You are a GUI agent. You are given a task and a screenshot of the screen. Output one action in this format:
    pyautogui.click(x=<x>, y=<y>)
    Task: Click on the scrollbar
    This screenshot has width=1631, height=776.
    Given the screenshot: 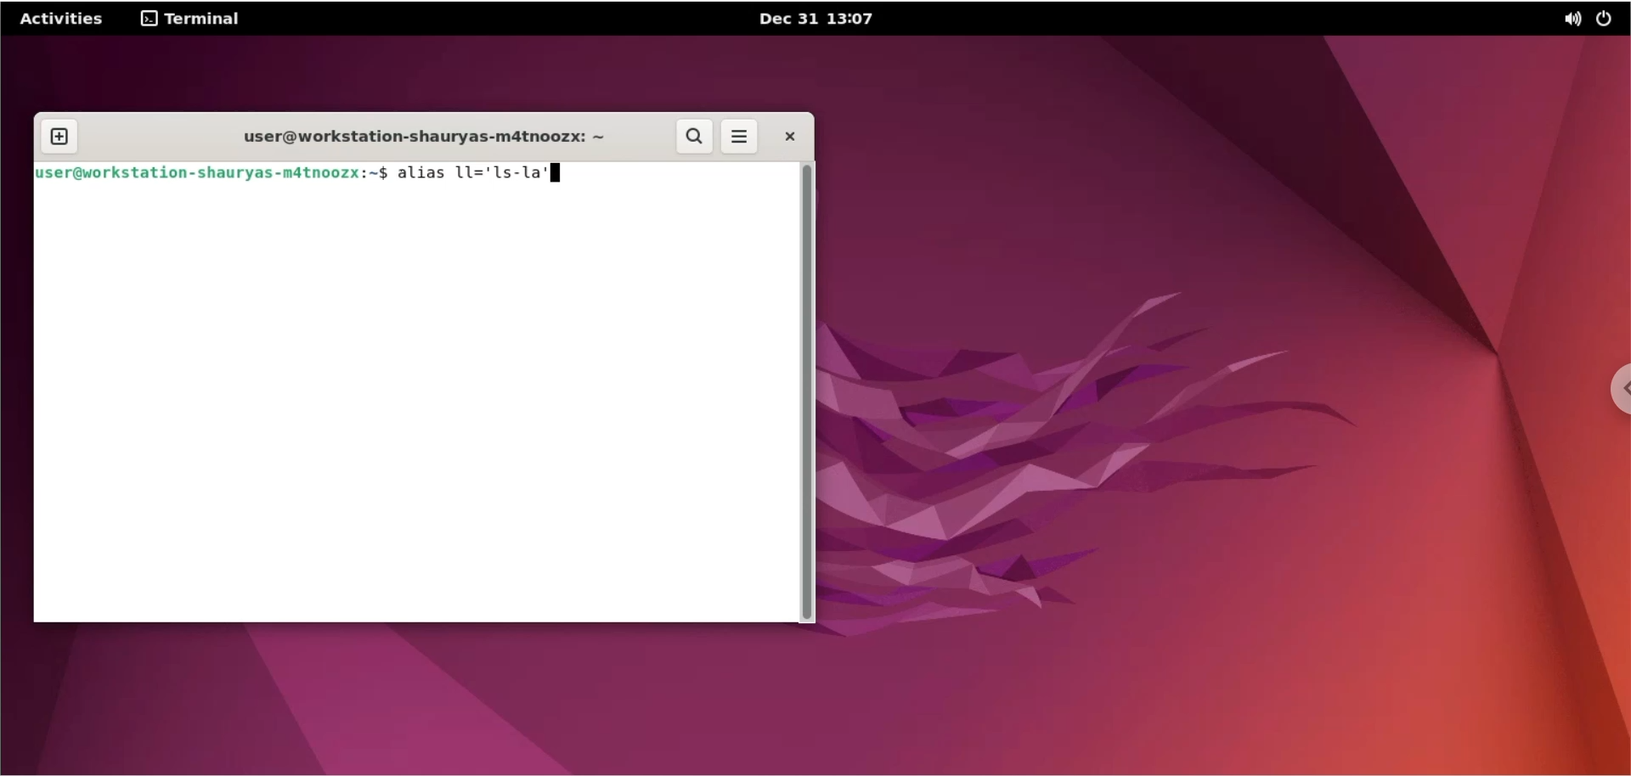 What is the action you would take?
    pyautogui.click(x=812, y=391)
    